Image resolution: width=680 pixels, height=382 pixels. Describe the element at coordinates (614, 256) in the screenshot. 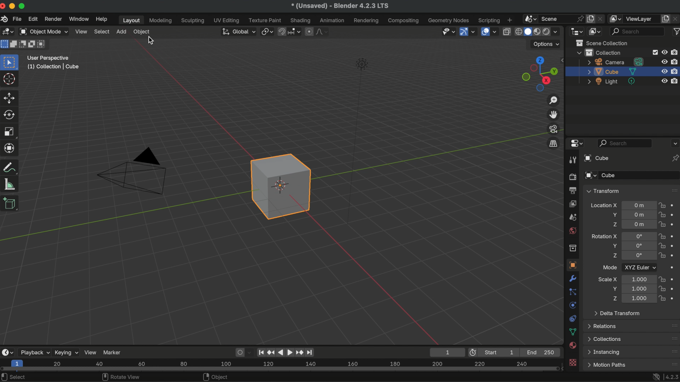

I see `rotation Z` at that location.